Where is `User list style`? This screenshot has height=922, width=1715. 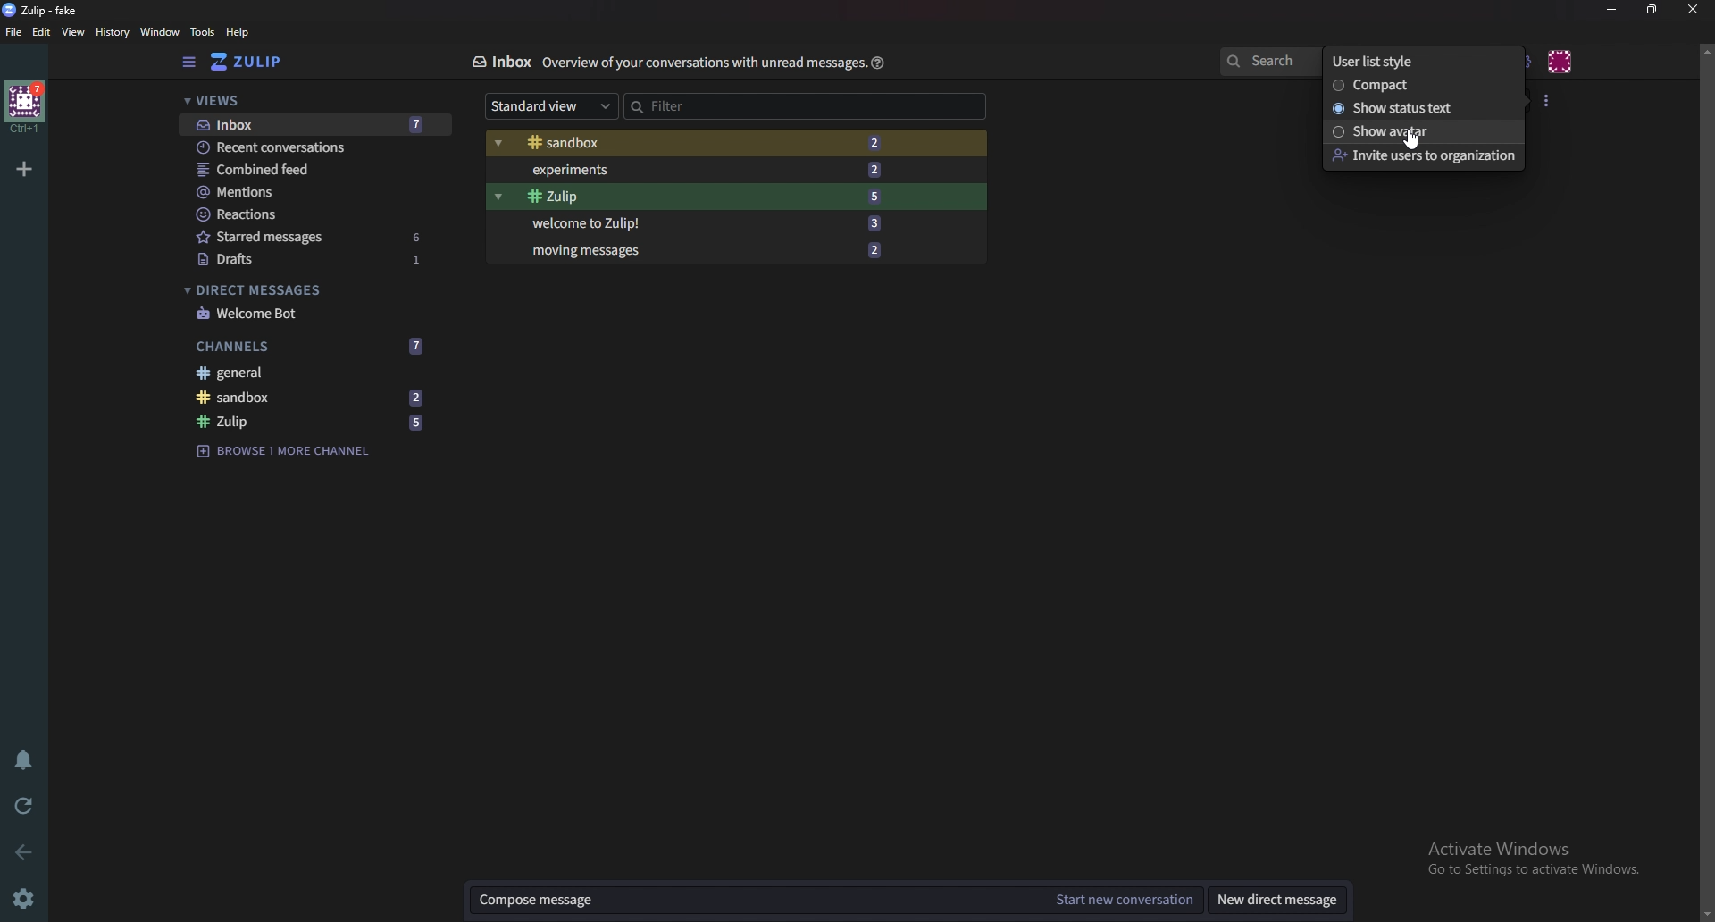 User list style is located at coordinates (1550, 102).